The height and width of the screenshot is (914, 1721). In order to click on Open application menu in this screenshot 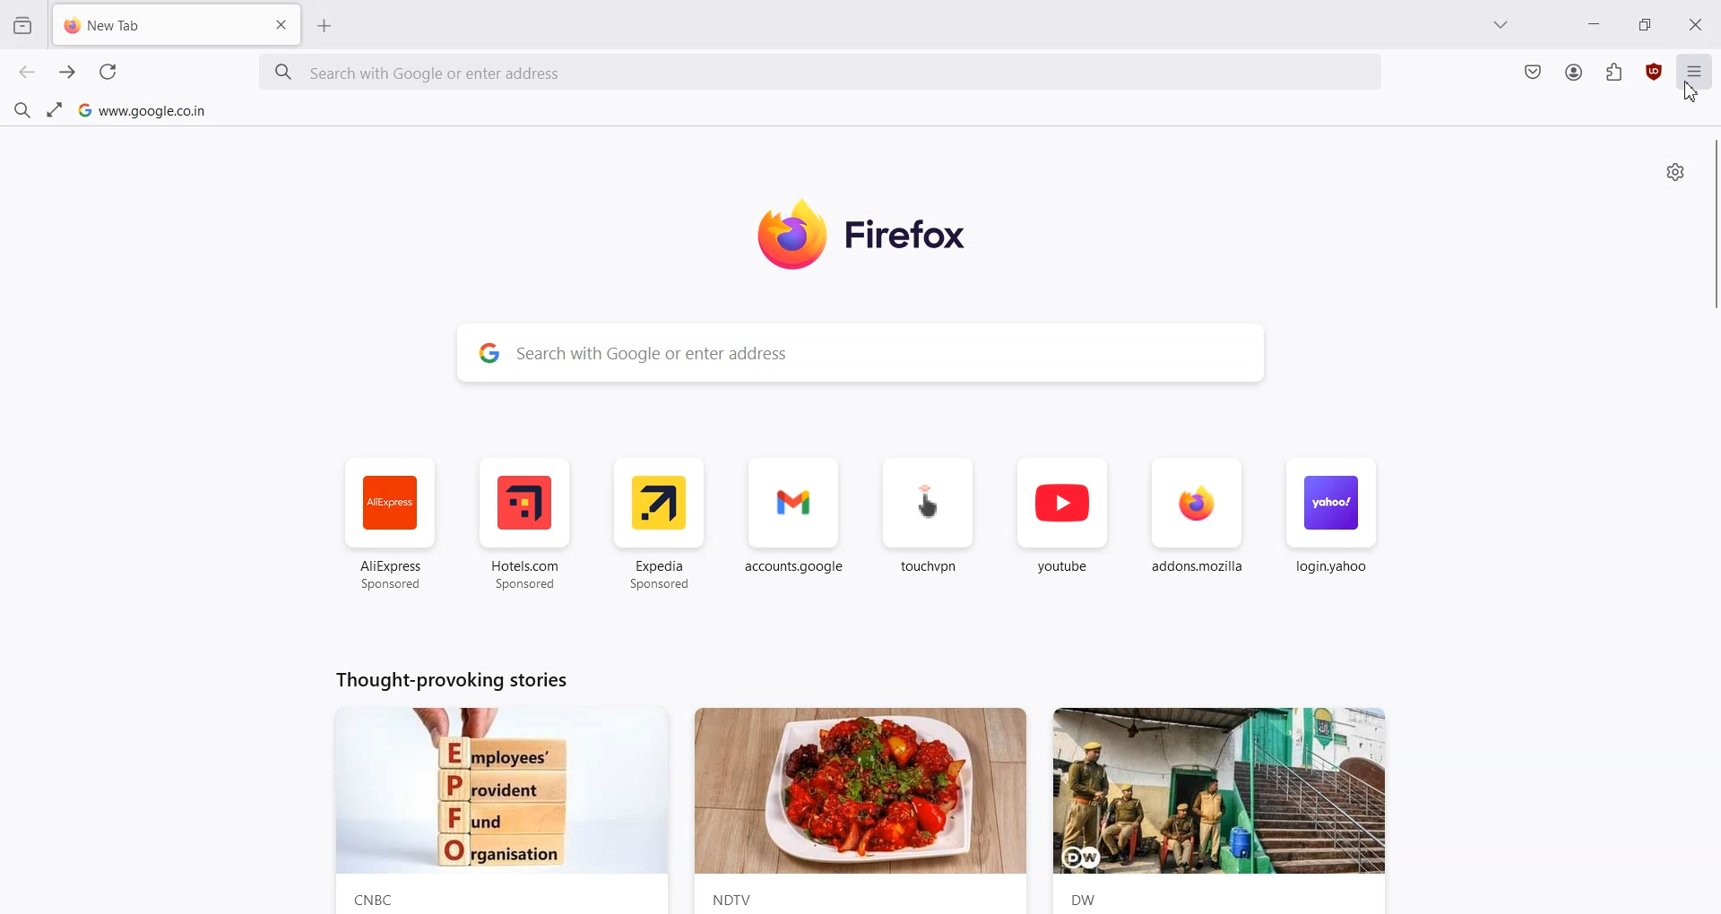, I will do `click(1696, 79)`.